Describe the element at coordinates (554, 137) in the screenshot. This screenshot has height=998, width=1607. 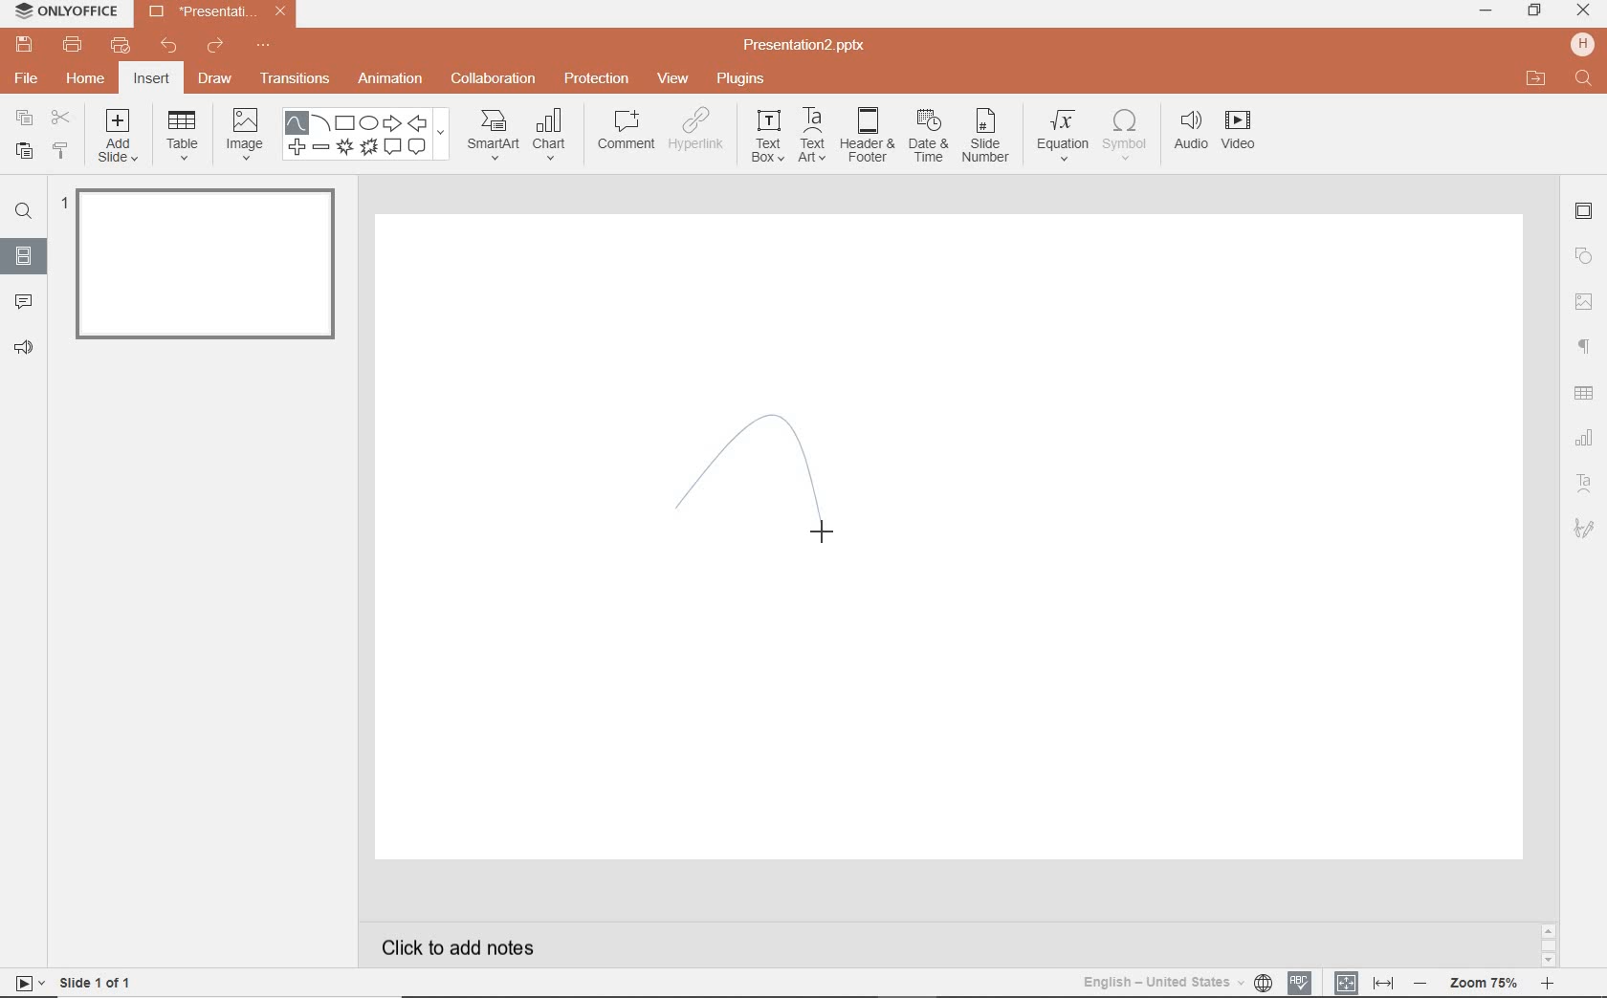
I see `CHART` at that location.